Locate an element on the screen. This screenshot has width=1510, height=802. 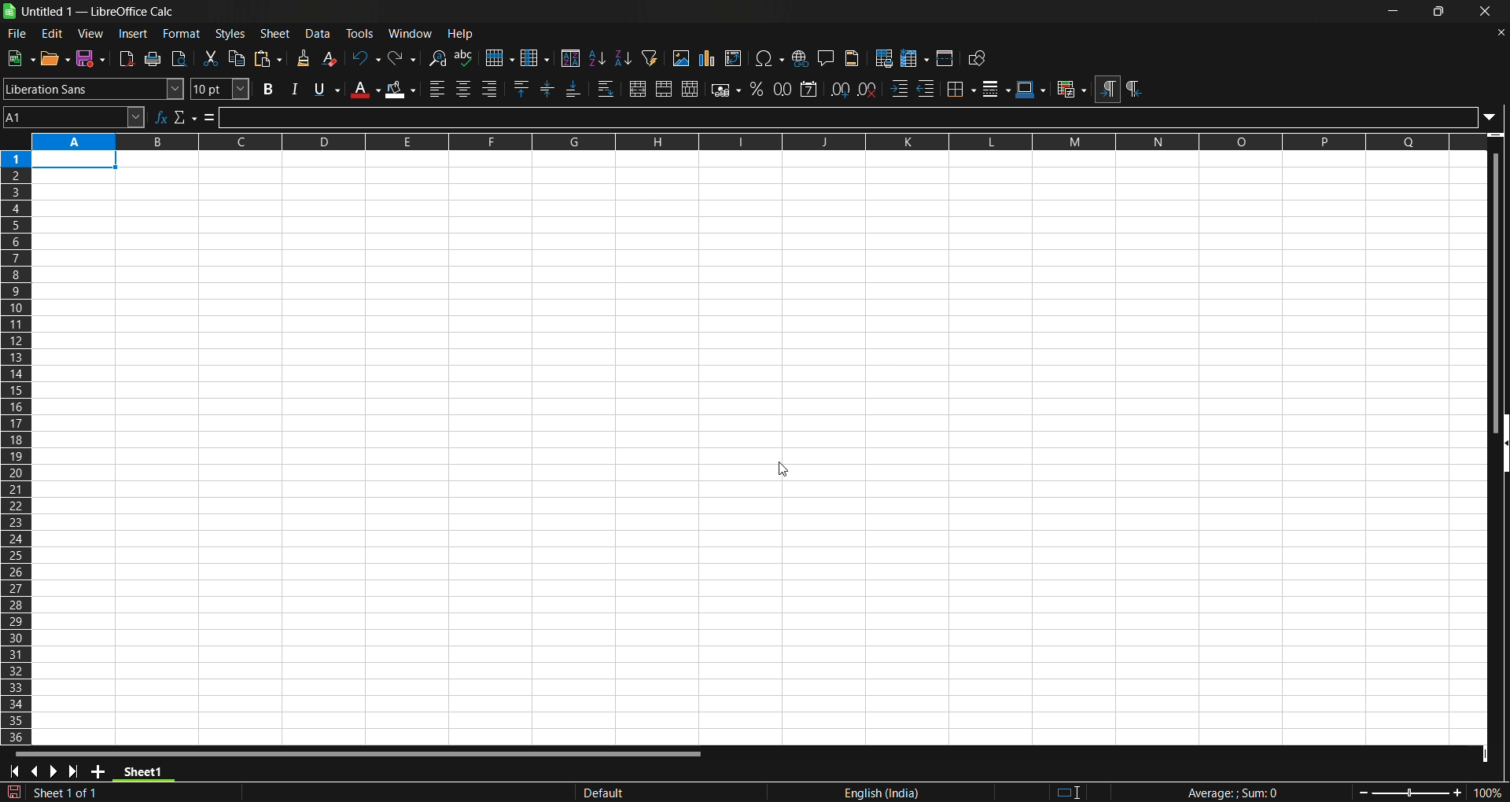
formula is located at coordinates (1218, 793).